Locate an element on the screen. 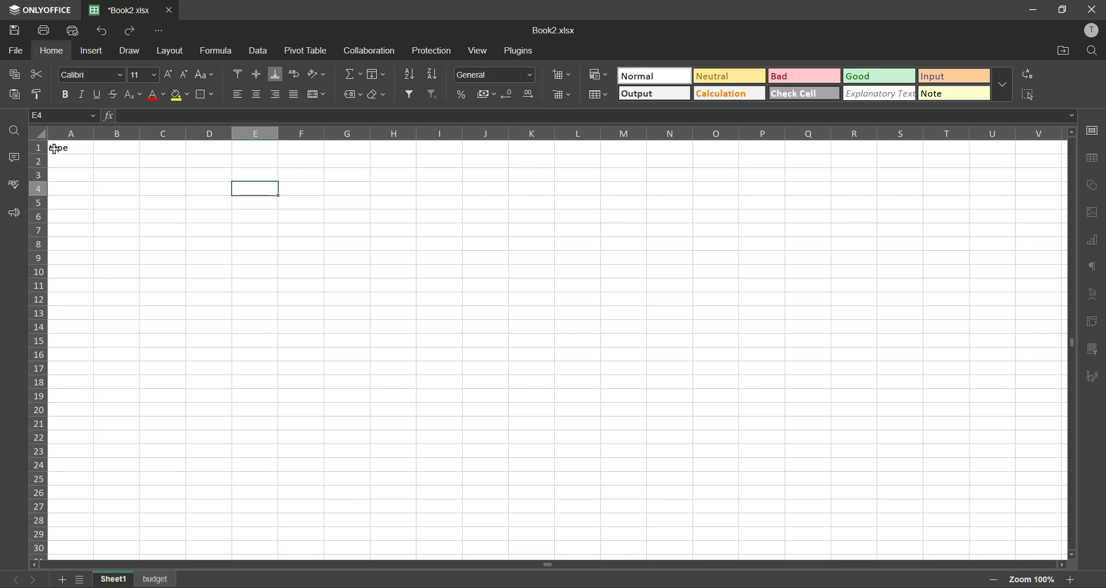  bold is located at coordinates (63, 94).